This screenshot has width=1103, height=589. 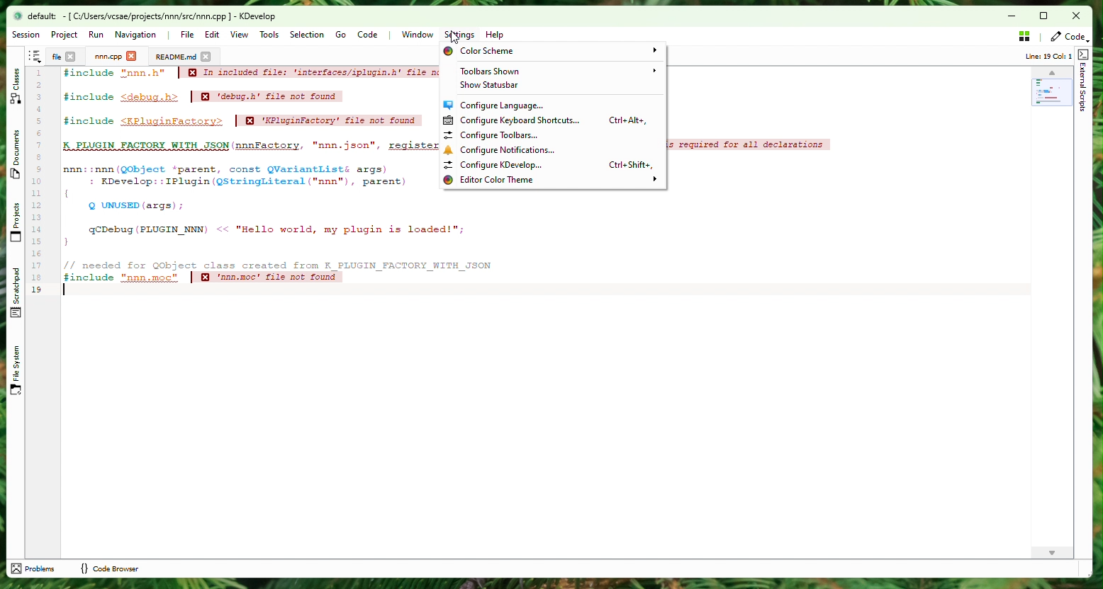 I want to click on 5, so click(x=38, y=121).